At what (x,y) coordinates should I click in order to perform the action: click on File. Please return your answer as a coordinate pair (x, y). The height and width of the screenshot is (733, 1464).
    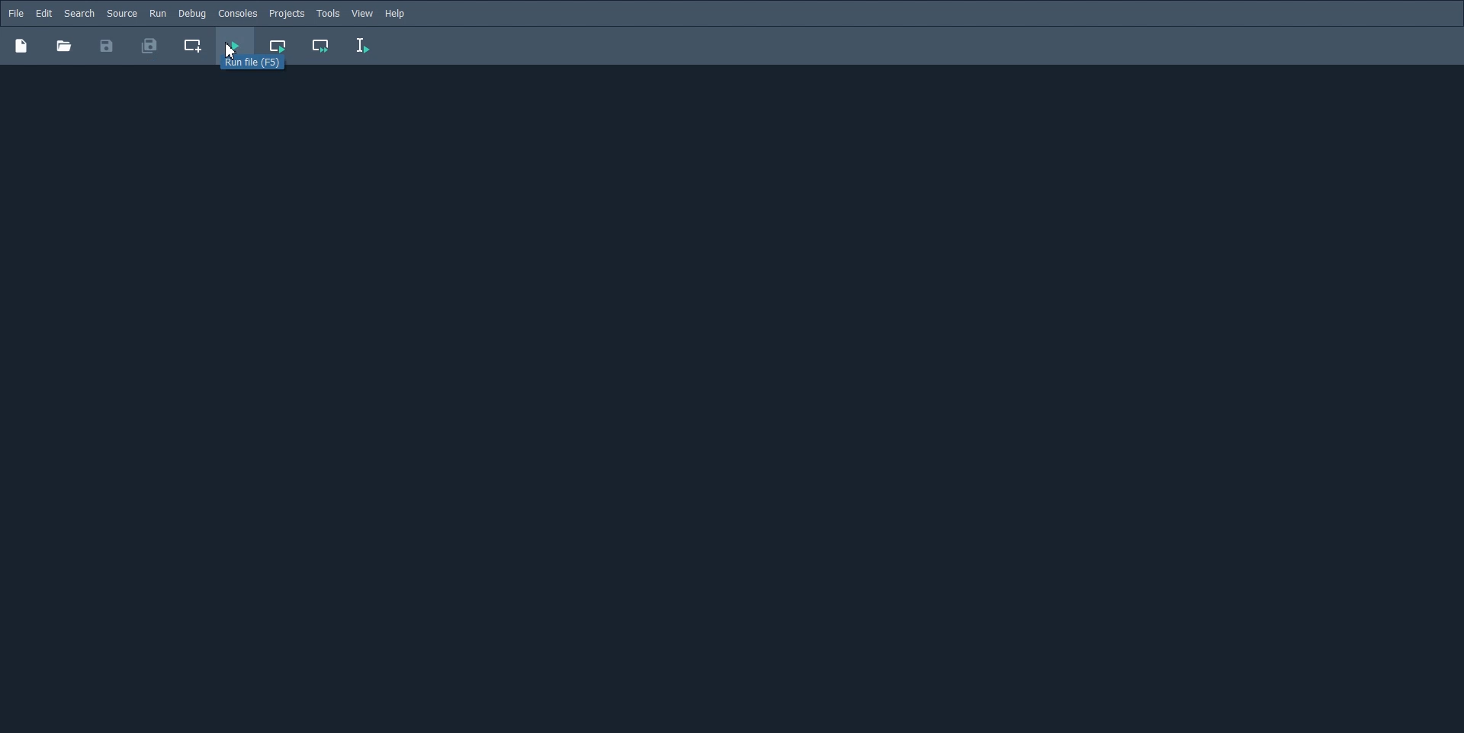
    Looking at the image, I should click on (16, 13).